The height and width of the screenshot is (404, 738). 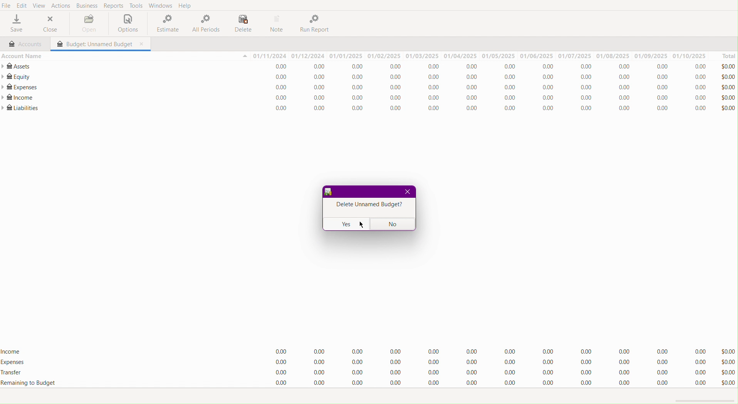 I want to click on View, so click(x=42, y=6).